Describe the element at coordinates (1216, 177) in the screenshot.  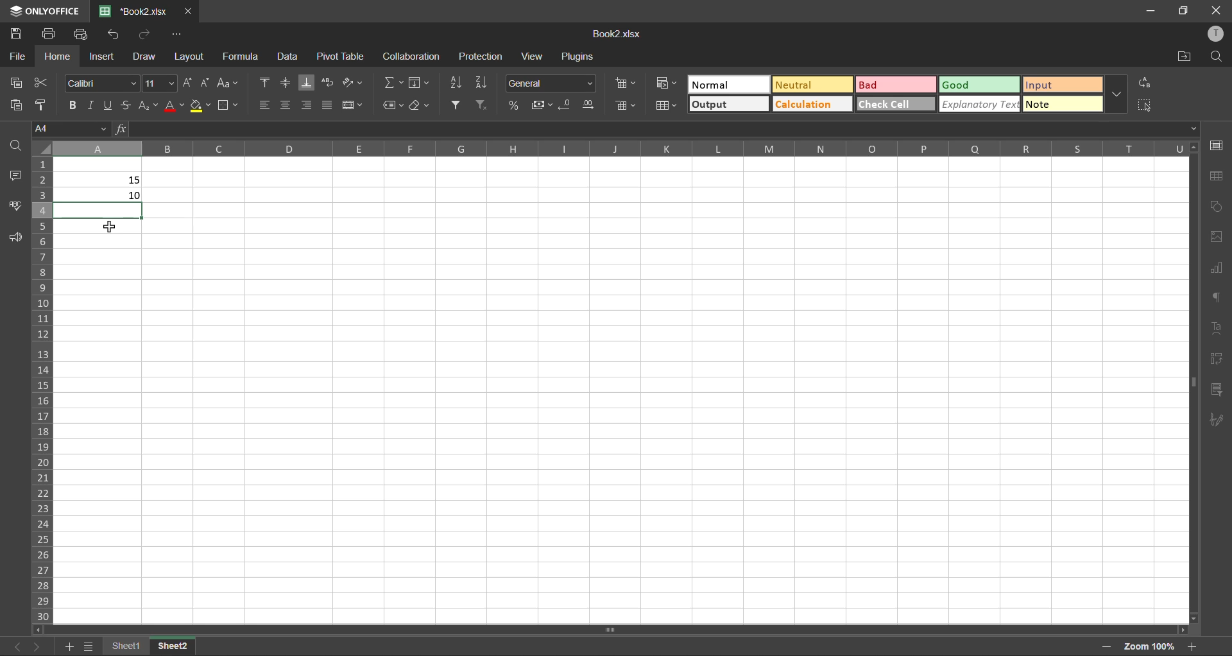
I see `table` at that location.